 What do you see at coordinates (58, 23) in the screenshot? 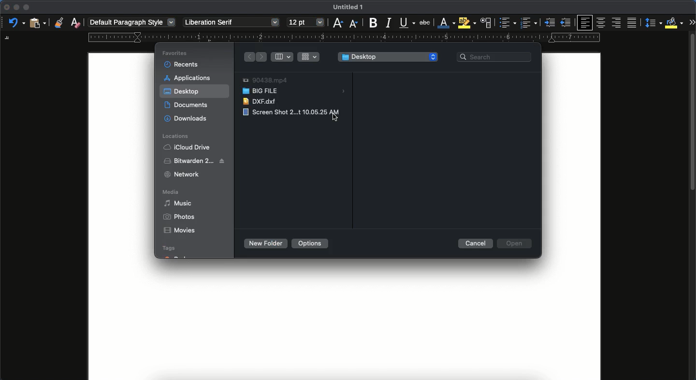
I see `clone formatting` at bounding box center [58, 23].